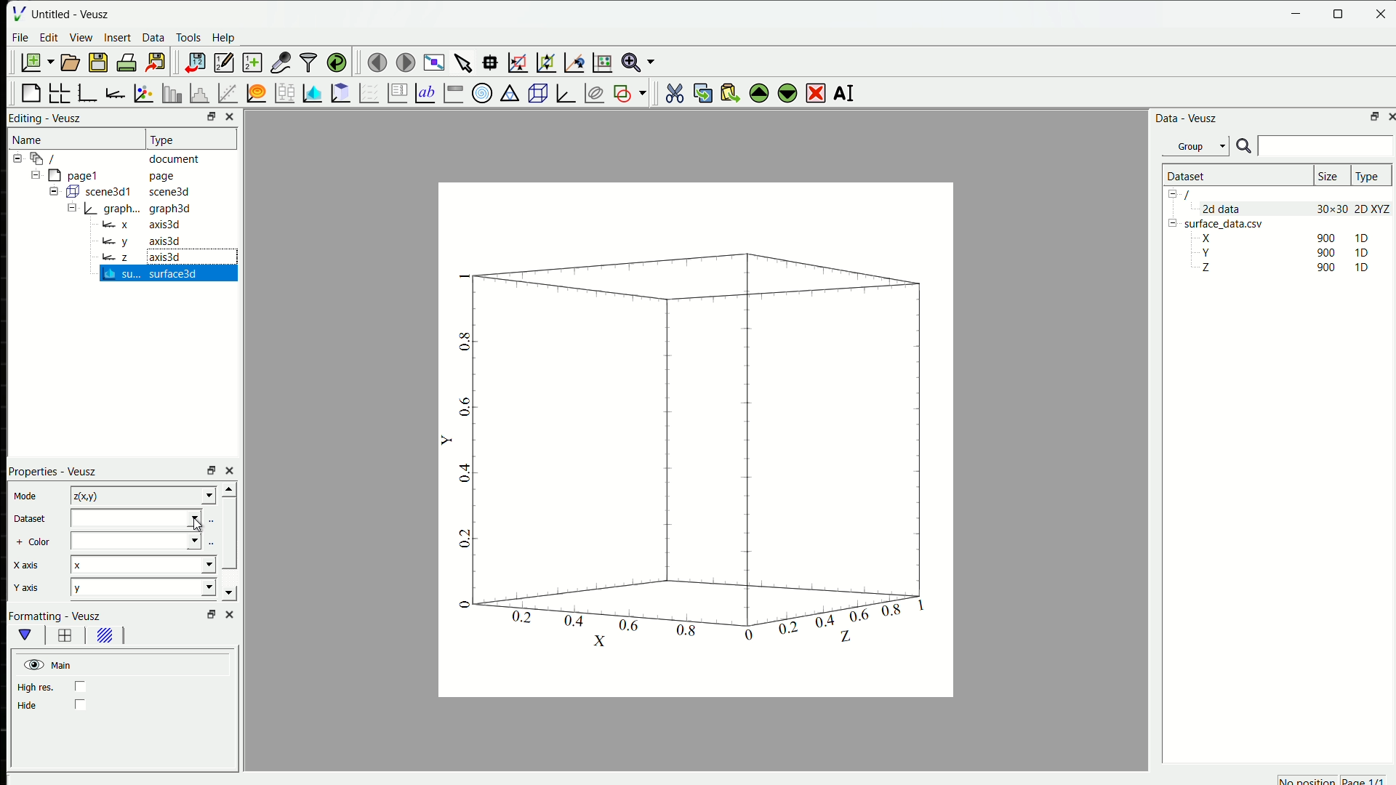 The height and width of the screenshot is (785, 1396). I want to click on y, so click(116, 241).